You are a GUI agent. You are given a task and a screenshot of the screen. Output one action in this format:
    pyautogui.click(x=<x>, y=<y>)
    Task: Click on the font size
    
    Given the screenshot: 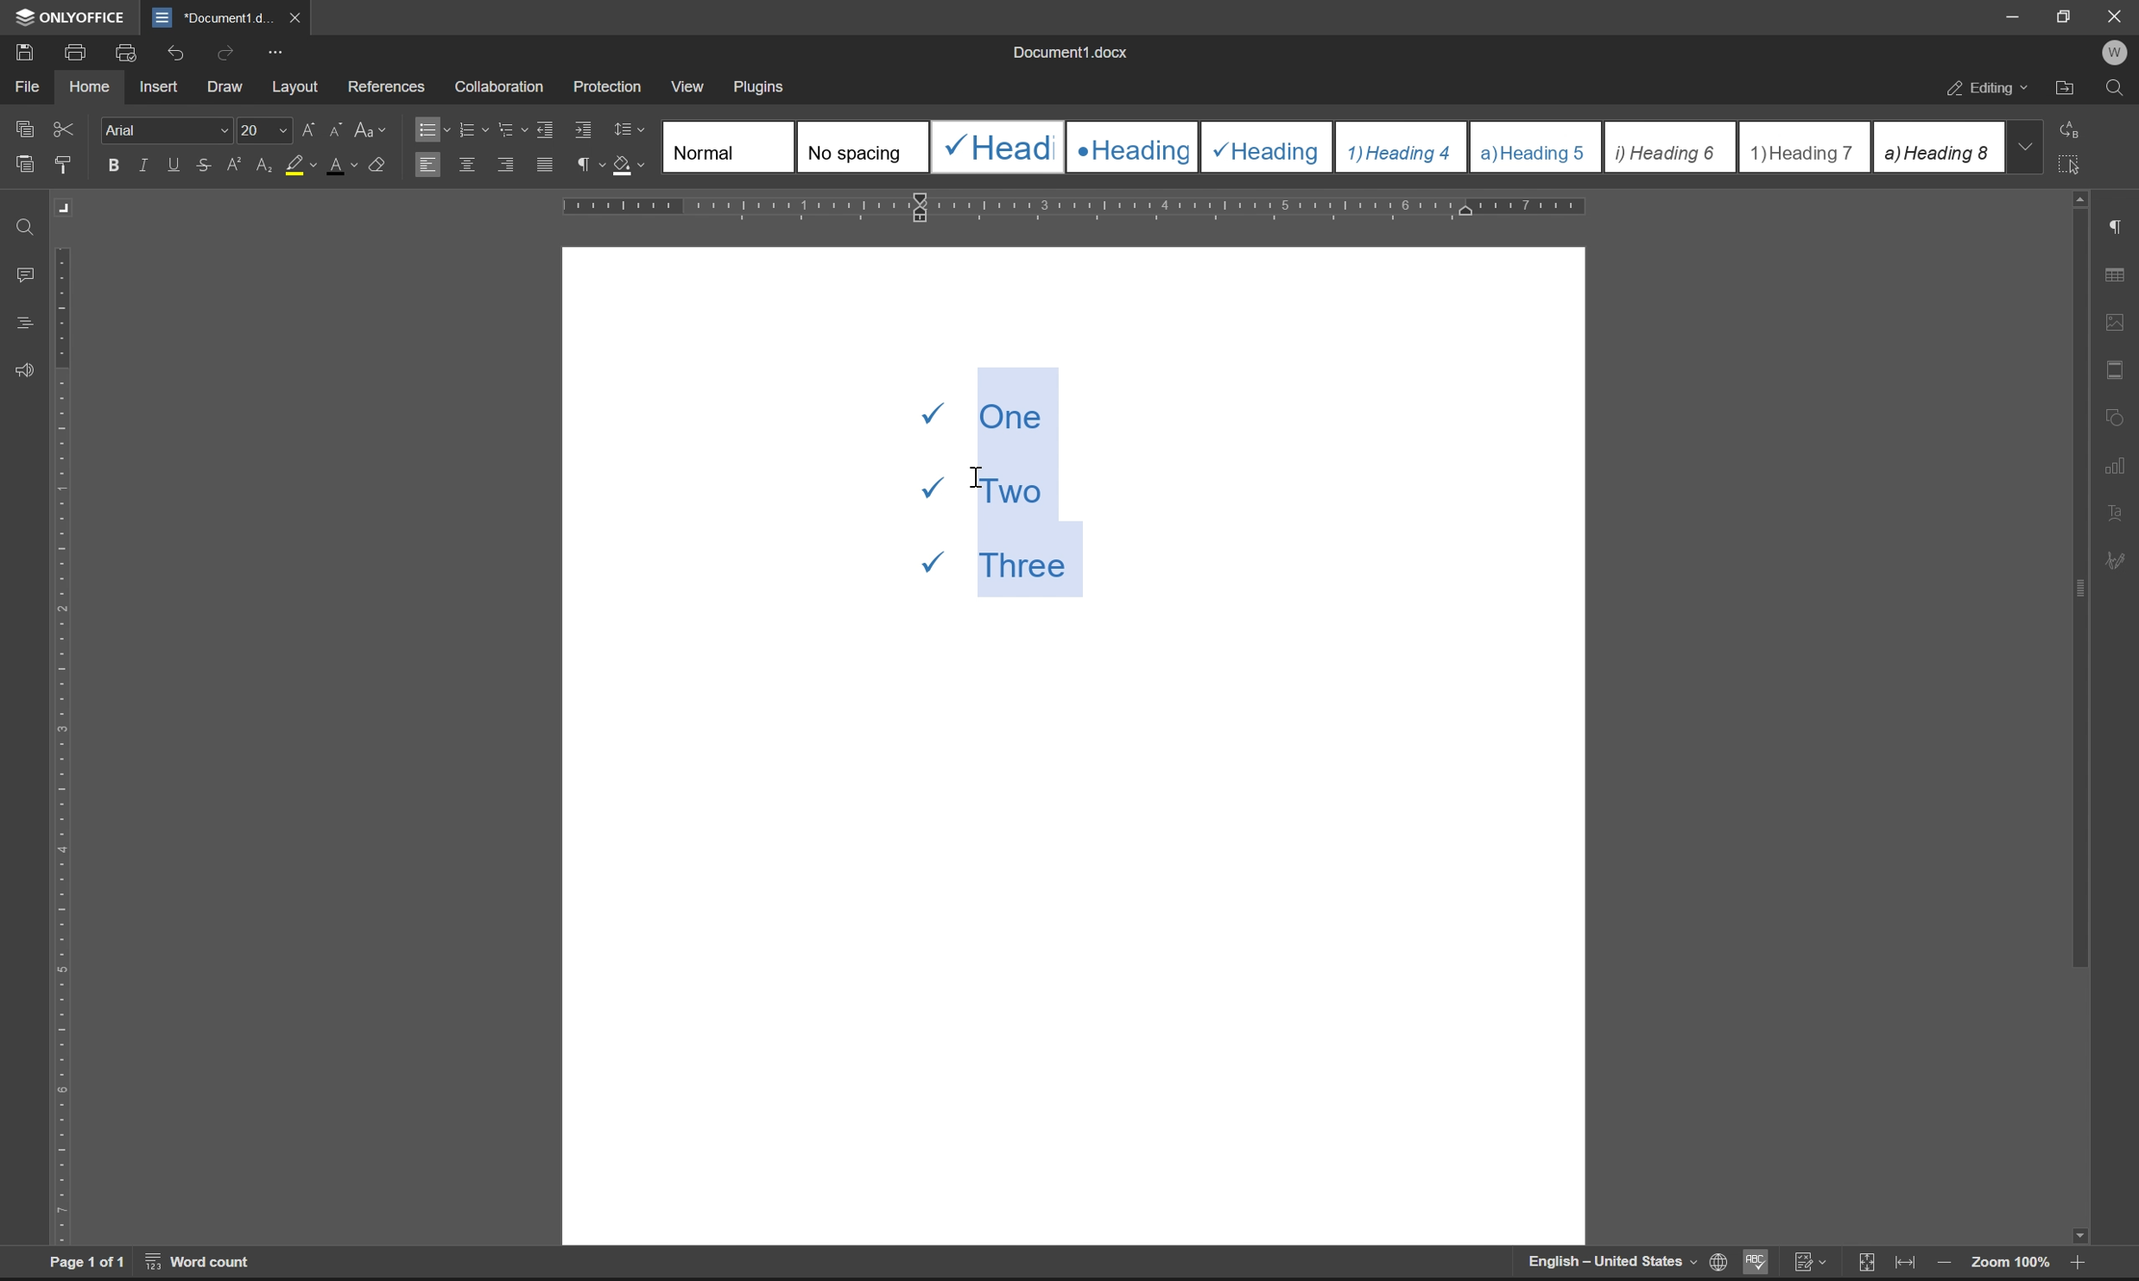 What is the action you would take?
    pyautogui.click(x=261, y=129)
    